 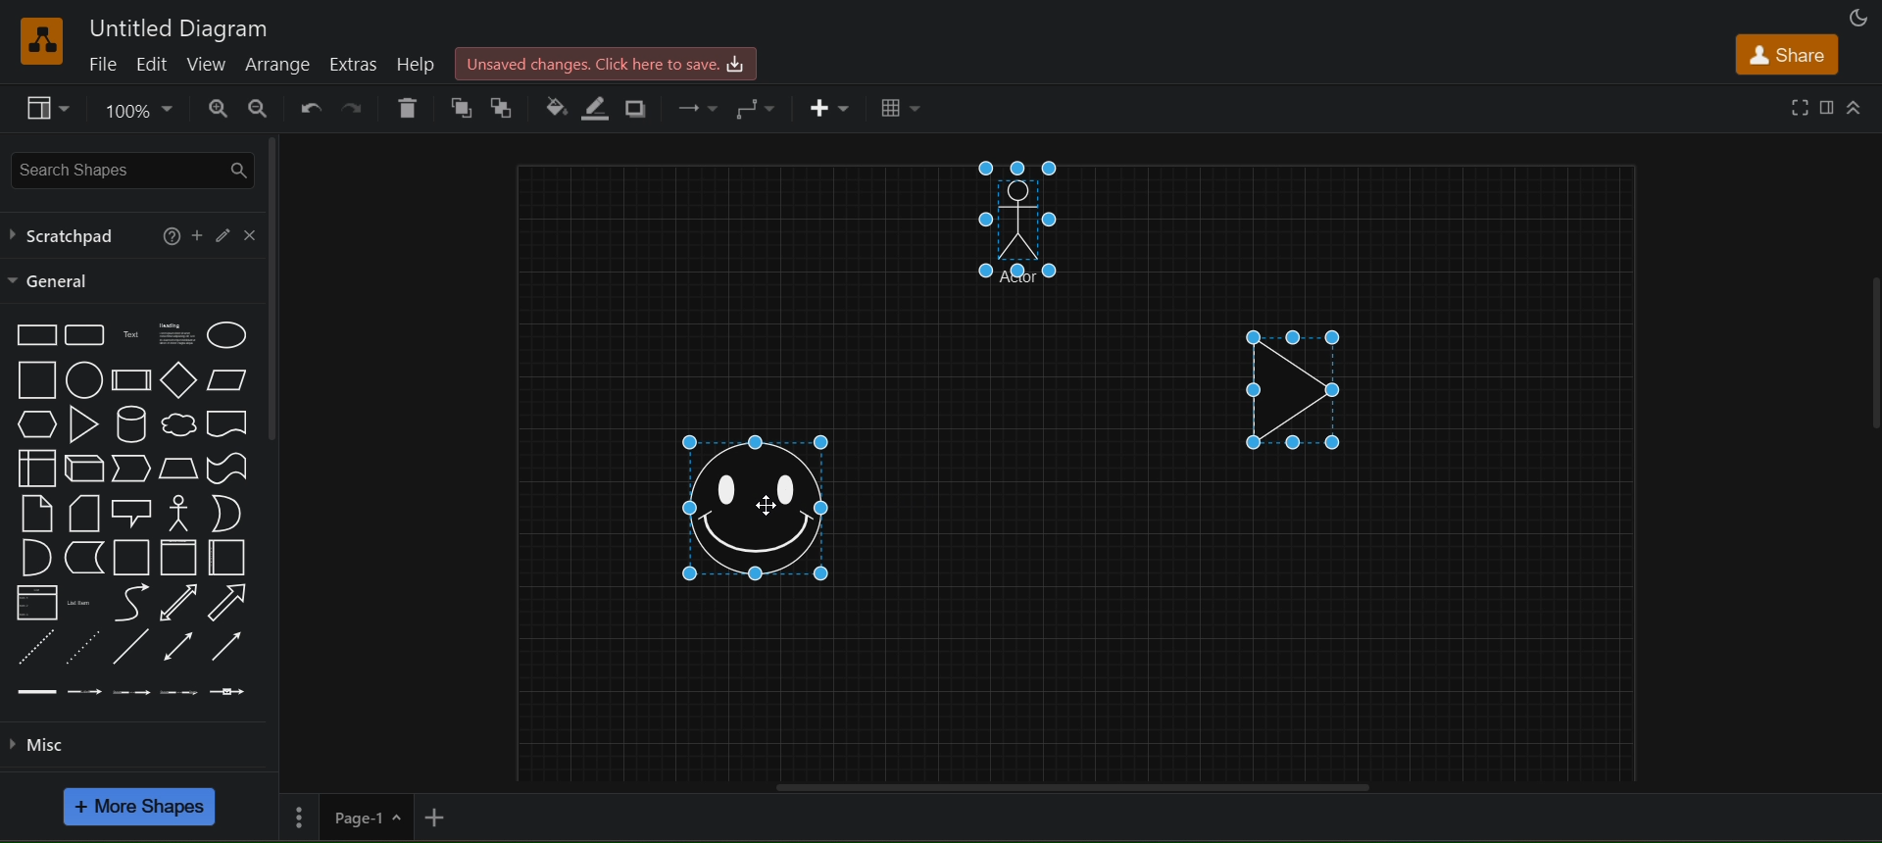 What do you see at coordinates (637, 104) in the screenshot?
I see `shadows` at bounding box center [637, 104].